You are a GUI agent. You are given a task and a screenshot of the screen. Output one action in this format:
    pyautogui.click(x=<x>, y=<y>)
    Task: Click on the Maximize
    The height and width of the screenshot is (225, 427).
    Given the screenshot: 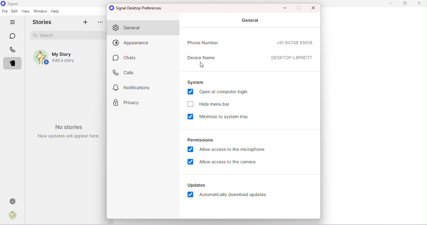 What is the action you would take?
    pyautogui.click(x=405, y=4)
    